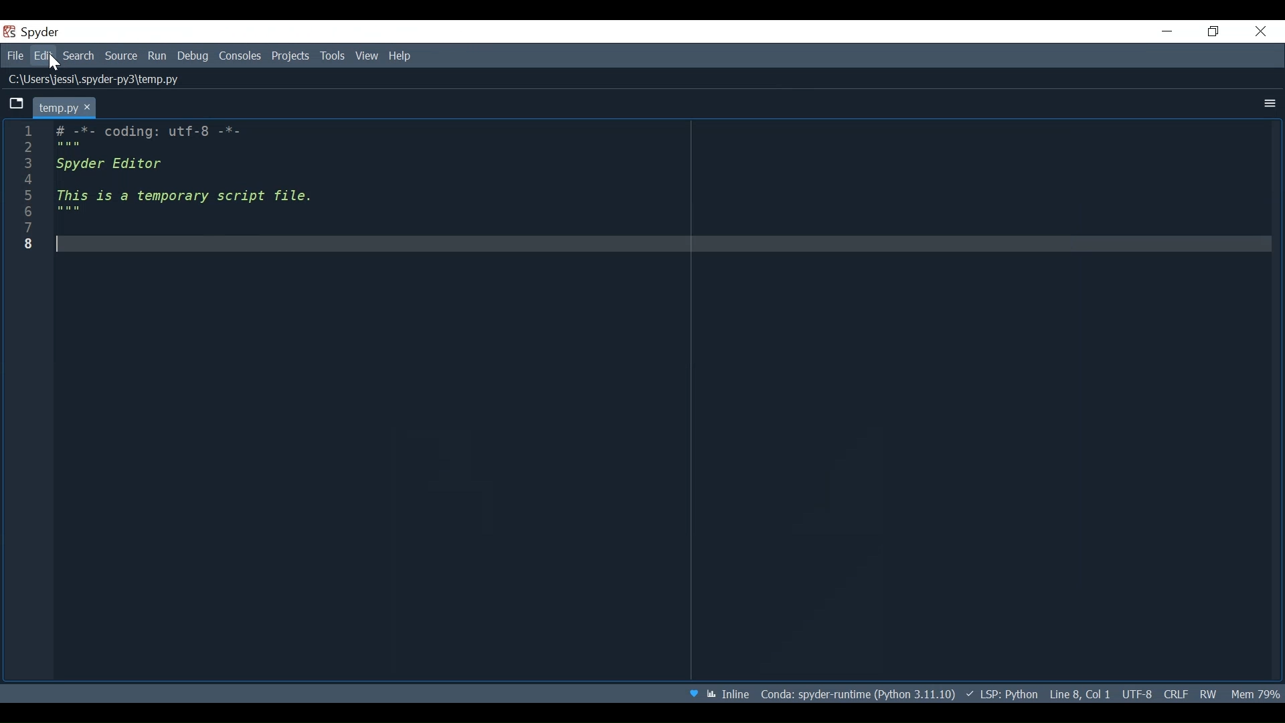 The image size is (1285, 723). What do you see at coordinates (97, 80) in the screenshot?
I see `File Path` at bounding box center [97, 80].